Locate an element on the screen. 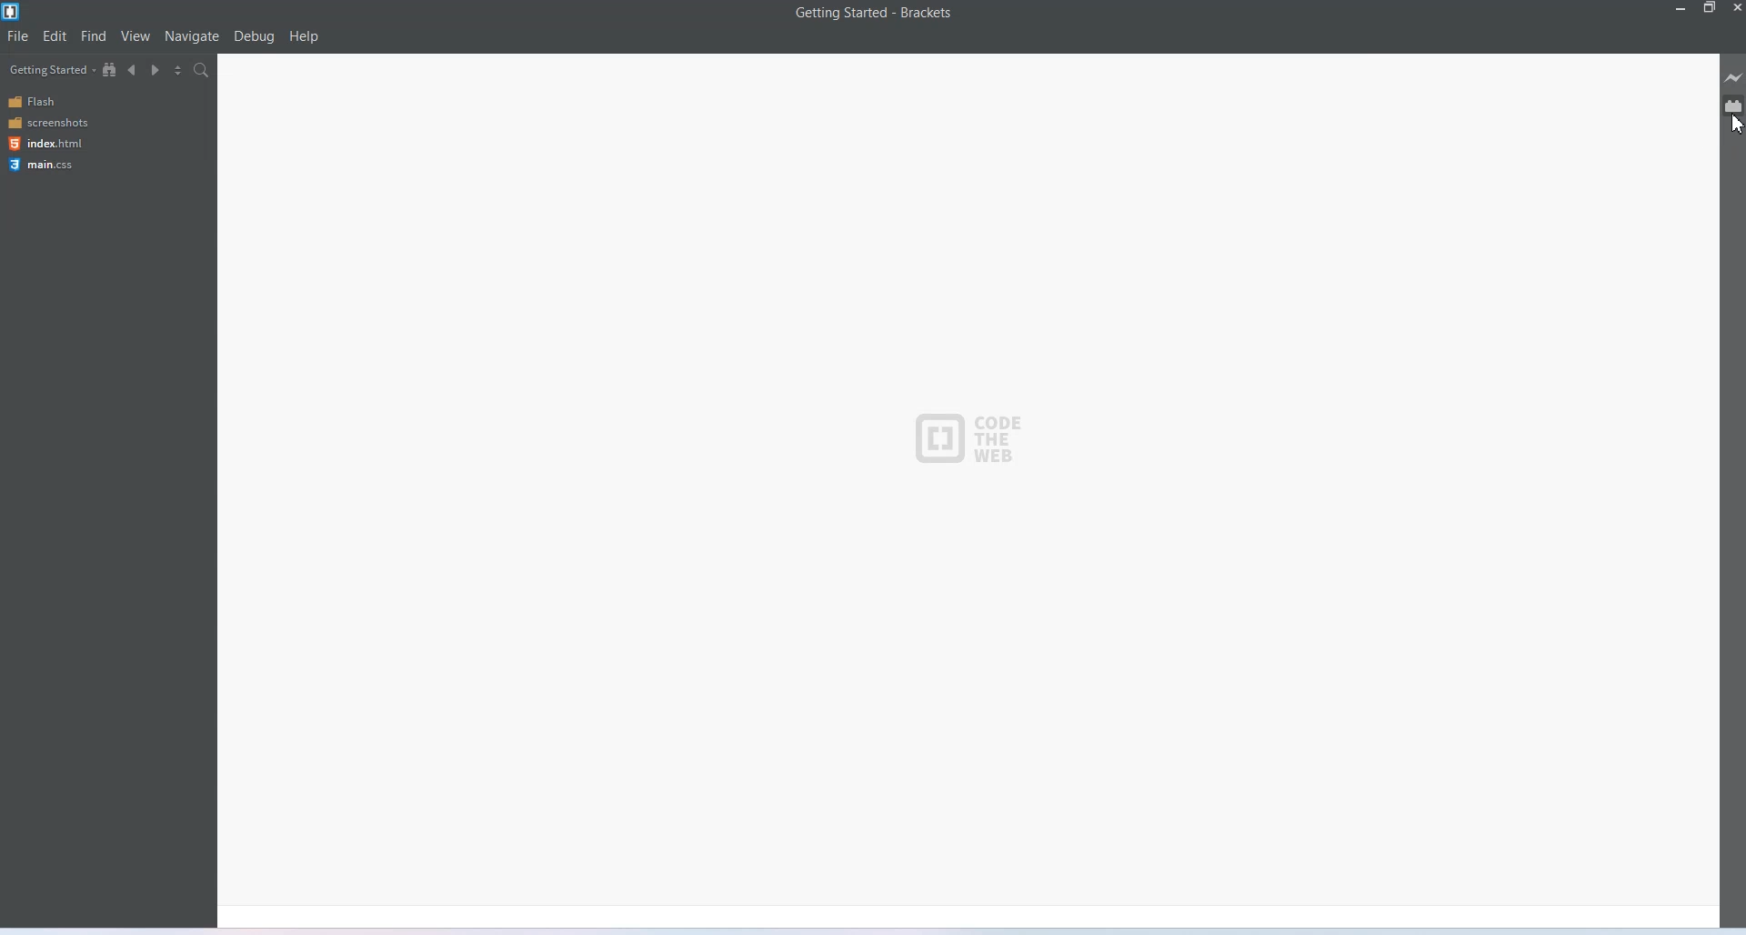 The image size is (1746, 935). Find is located at coordinates (94, 36).